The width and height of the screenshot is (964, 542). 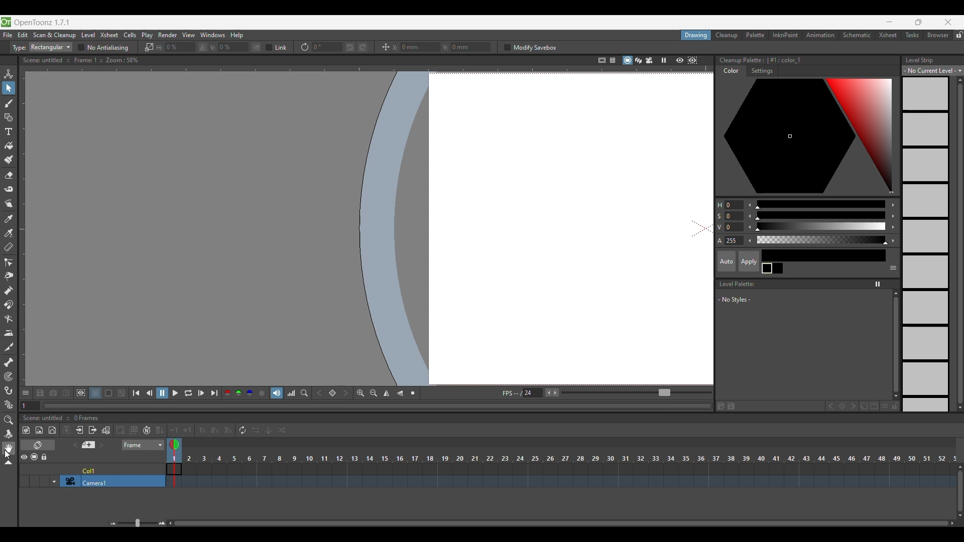 What do you see at coordinates (9, 189) in the screenshot?
I see `Tape tool` at bounding box center [9, 189].